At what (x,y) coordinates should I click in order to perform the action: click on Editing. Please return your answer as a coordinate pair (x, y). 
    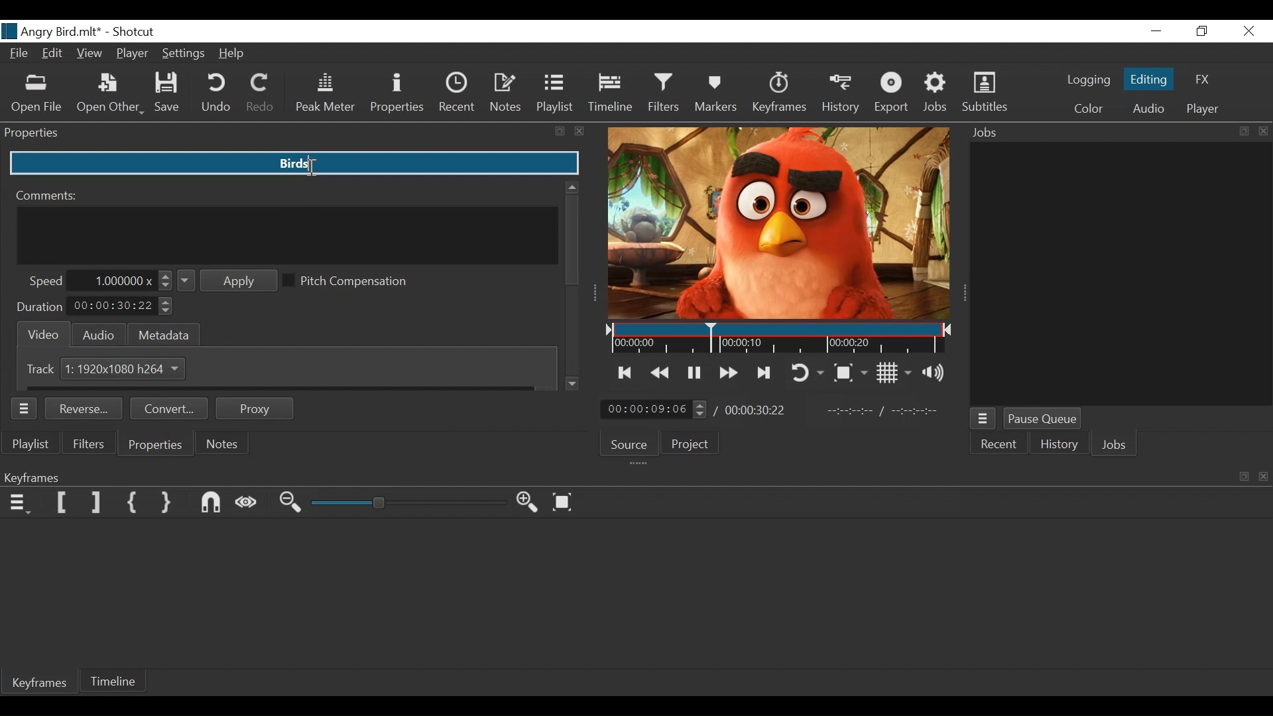
    Looking at the image, I should click on (1148, 78).